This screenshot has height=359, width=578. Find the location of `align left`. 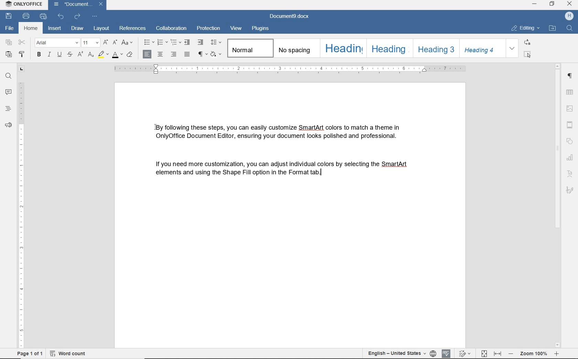

align left is located at coordinates (148, 54).